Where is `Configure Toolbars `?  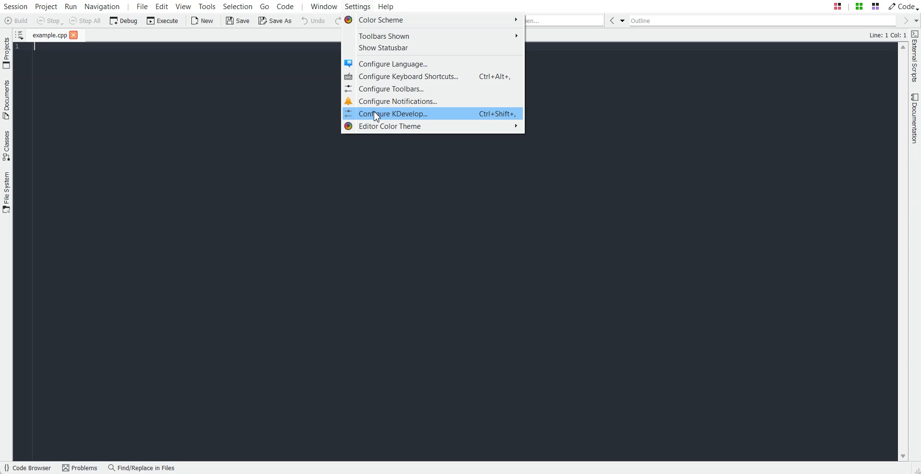
Configure Toolbars  is located at coordinates (433, 88).